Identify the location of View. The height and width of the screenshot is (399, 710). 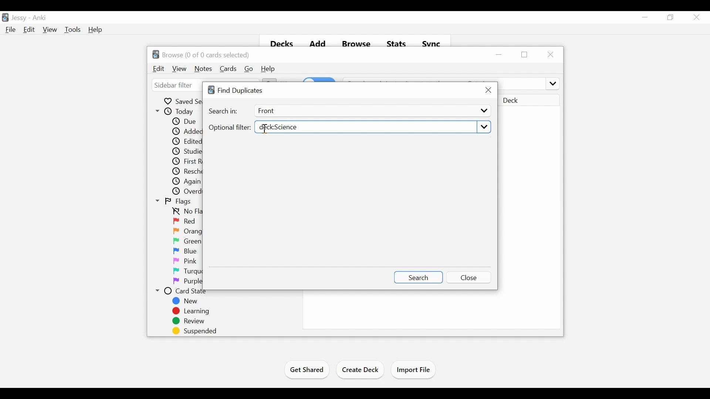
(50, 30).